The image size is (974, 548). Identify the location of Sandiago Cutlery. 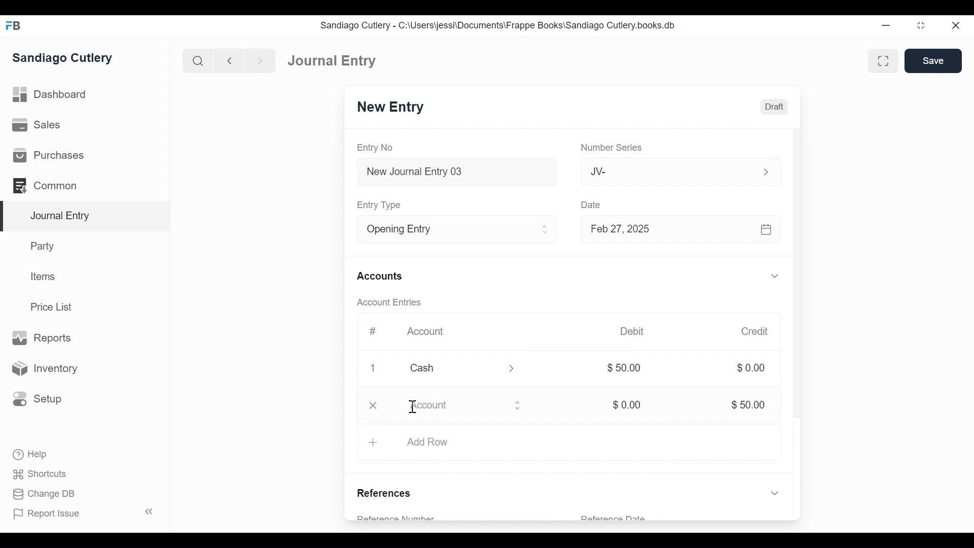
(64, 59).